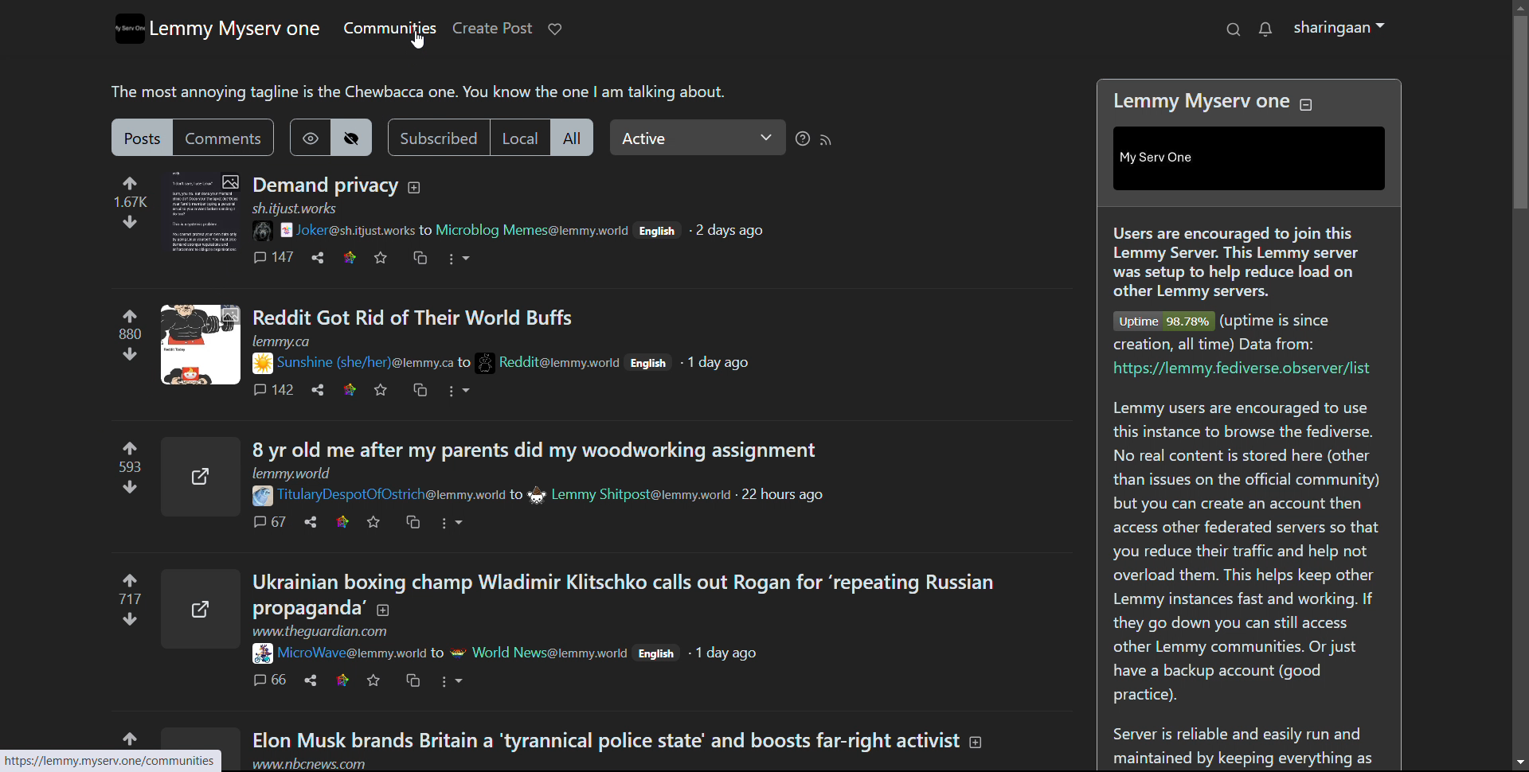 This screenshot has height=772, width=1529. What do you see at coordinates (130, 312) in the screenshot?
I see `upvote` at bounding box center [130, 312].